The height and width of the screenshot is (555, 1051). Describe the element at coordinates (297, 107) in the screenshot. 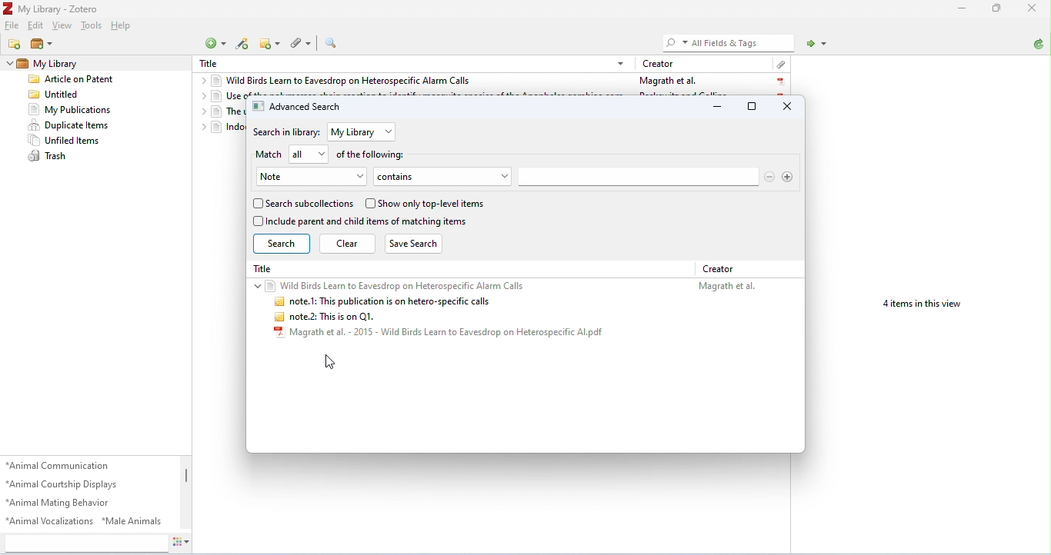

I see `advanced search` at that location.